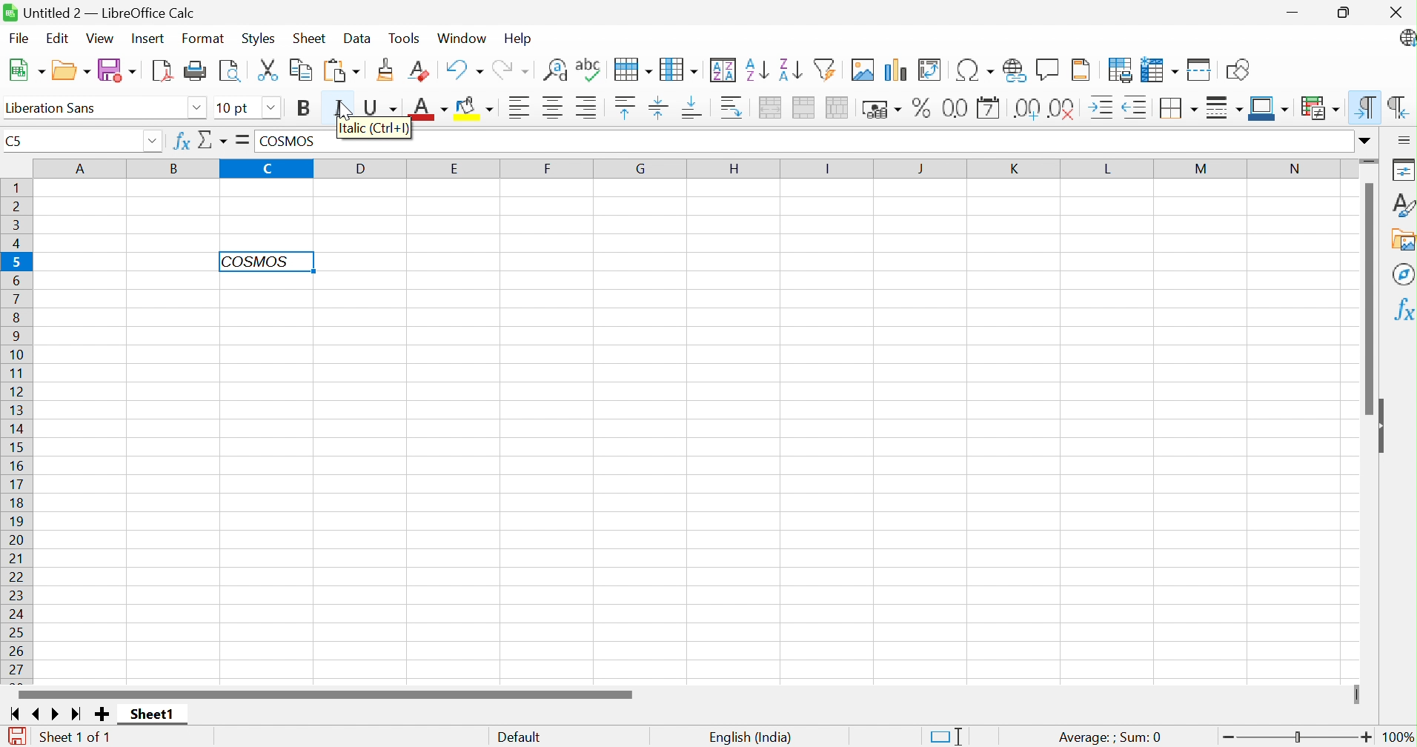  What do you see at coordinates (40, 712) in the screenshot?
I see `Scroll to previous sheet` at bounding box center [40, 712].